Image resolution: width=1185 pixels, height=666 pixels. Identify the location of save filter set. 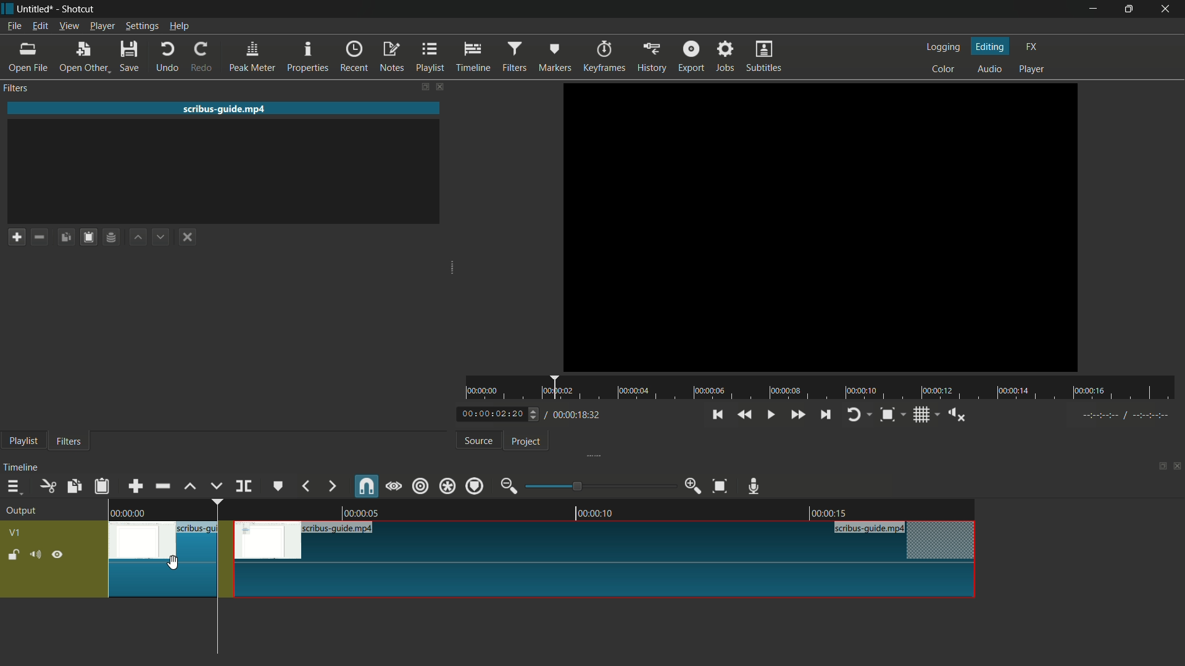
(112, 238).